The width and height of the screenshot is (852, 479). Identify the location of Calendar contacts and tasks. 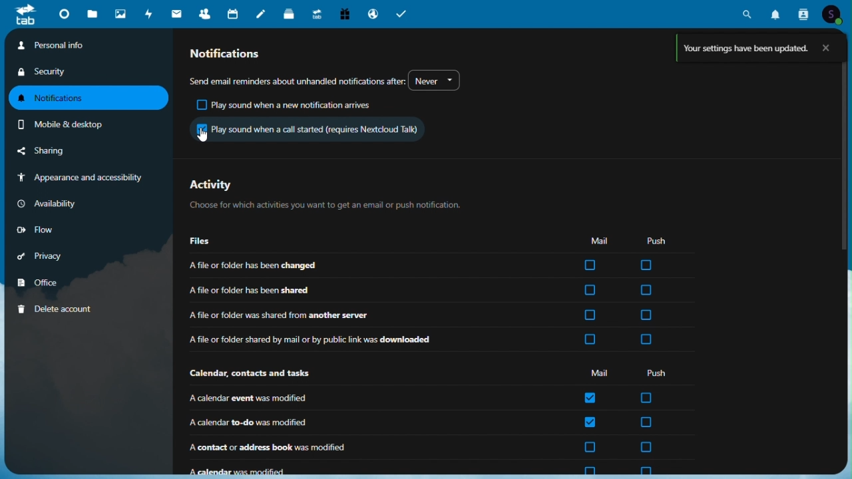
(252, 374).